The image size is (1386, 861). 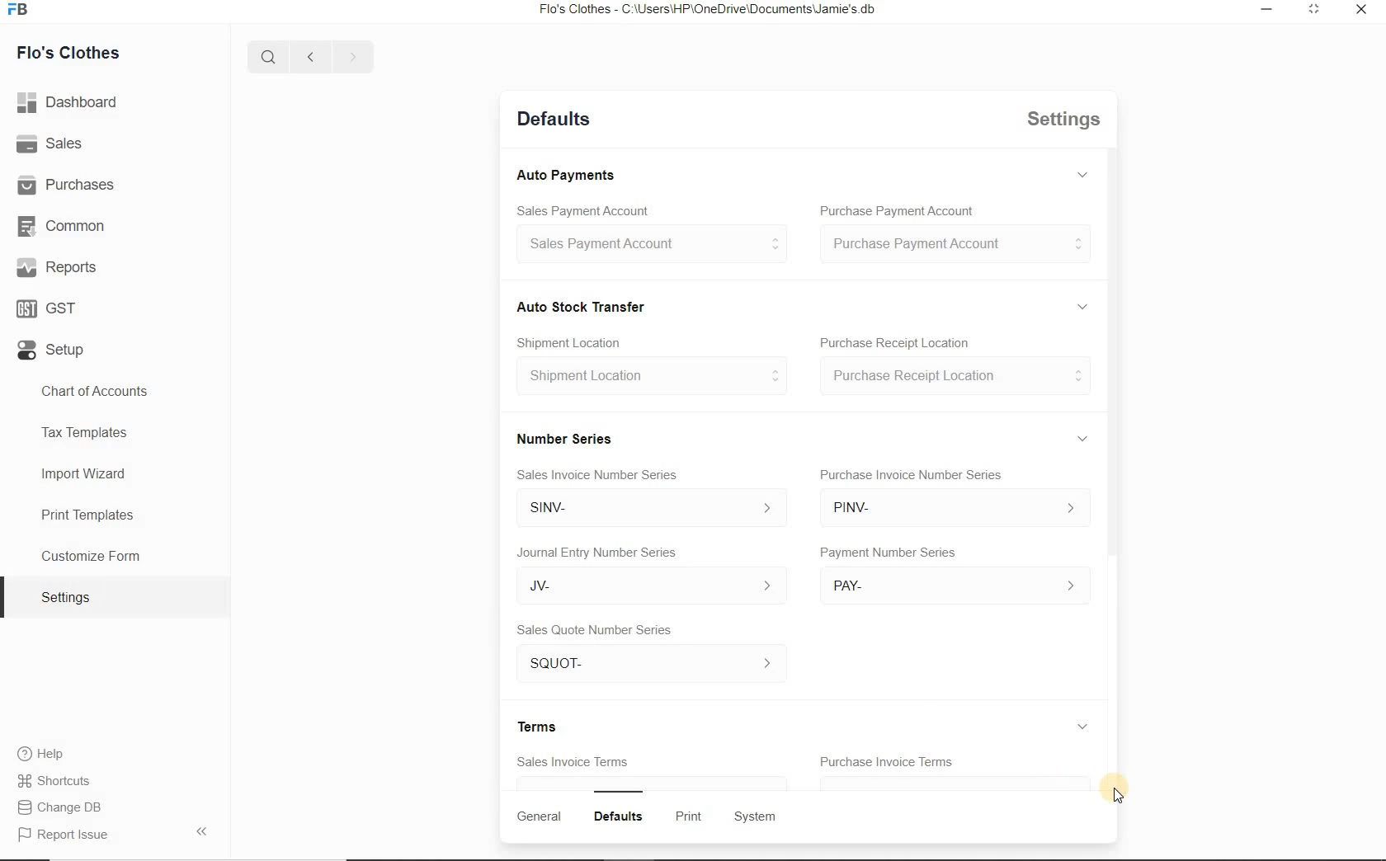 I want to click on Sales Payment Account, so click(x=596, y=243).